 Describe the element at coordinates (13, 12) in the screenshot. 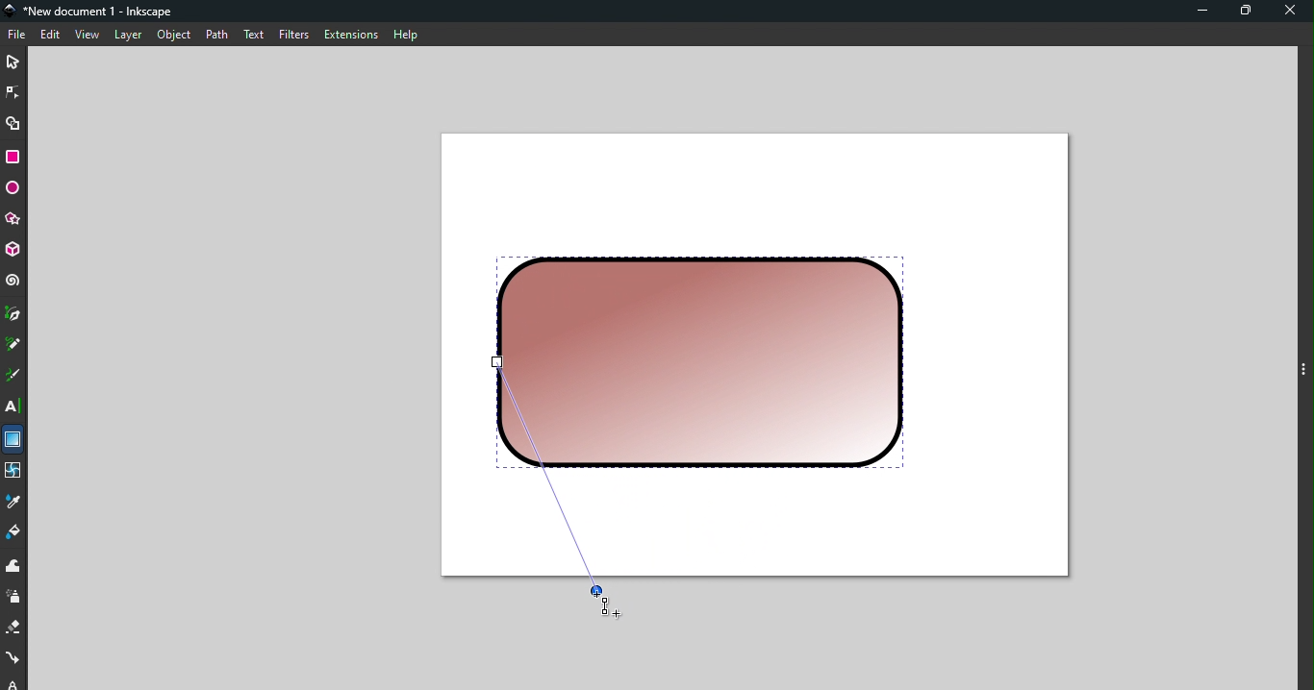

I see `logo` at that location.